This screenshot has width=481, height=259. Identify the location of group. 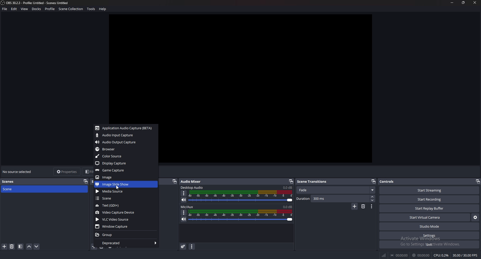
(127, 235).